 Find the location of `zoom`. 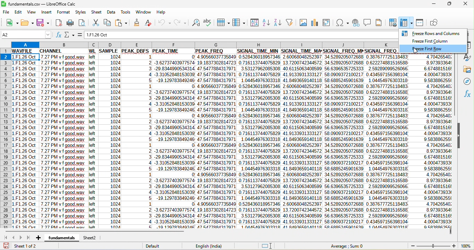

zoom is located at coordinates (439, 246).